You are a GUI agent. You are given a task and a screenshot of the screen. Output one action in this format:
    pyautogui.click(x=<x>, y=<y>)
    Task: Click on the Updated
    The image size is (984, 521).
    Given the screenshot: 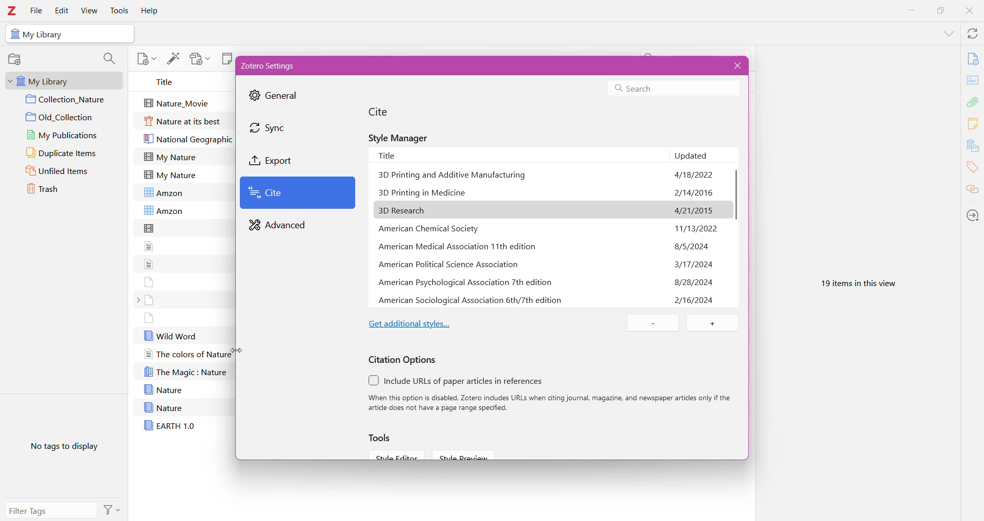 What is the action you would take?
    pyautogui.click(x=703, y=156)
    